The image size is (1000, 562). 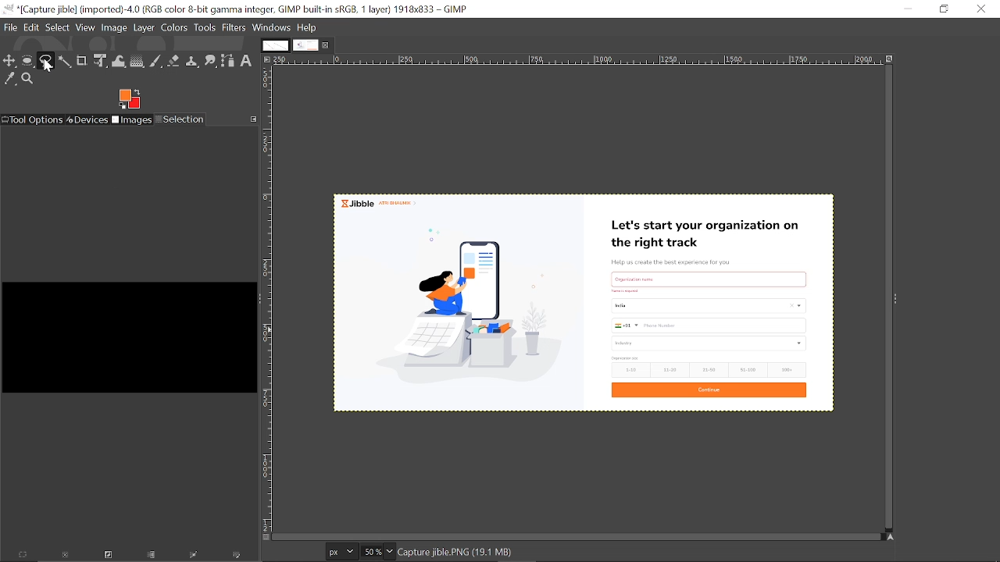 What do you see at coordinates (102, 62) in the screenshot?
I see `unified transform tool` at bounding box center [102, 62].